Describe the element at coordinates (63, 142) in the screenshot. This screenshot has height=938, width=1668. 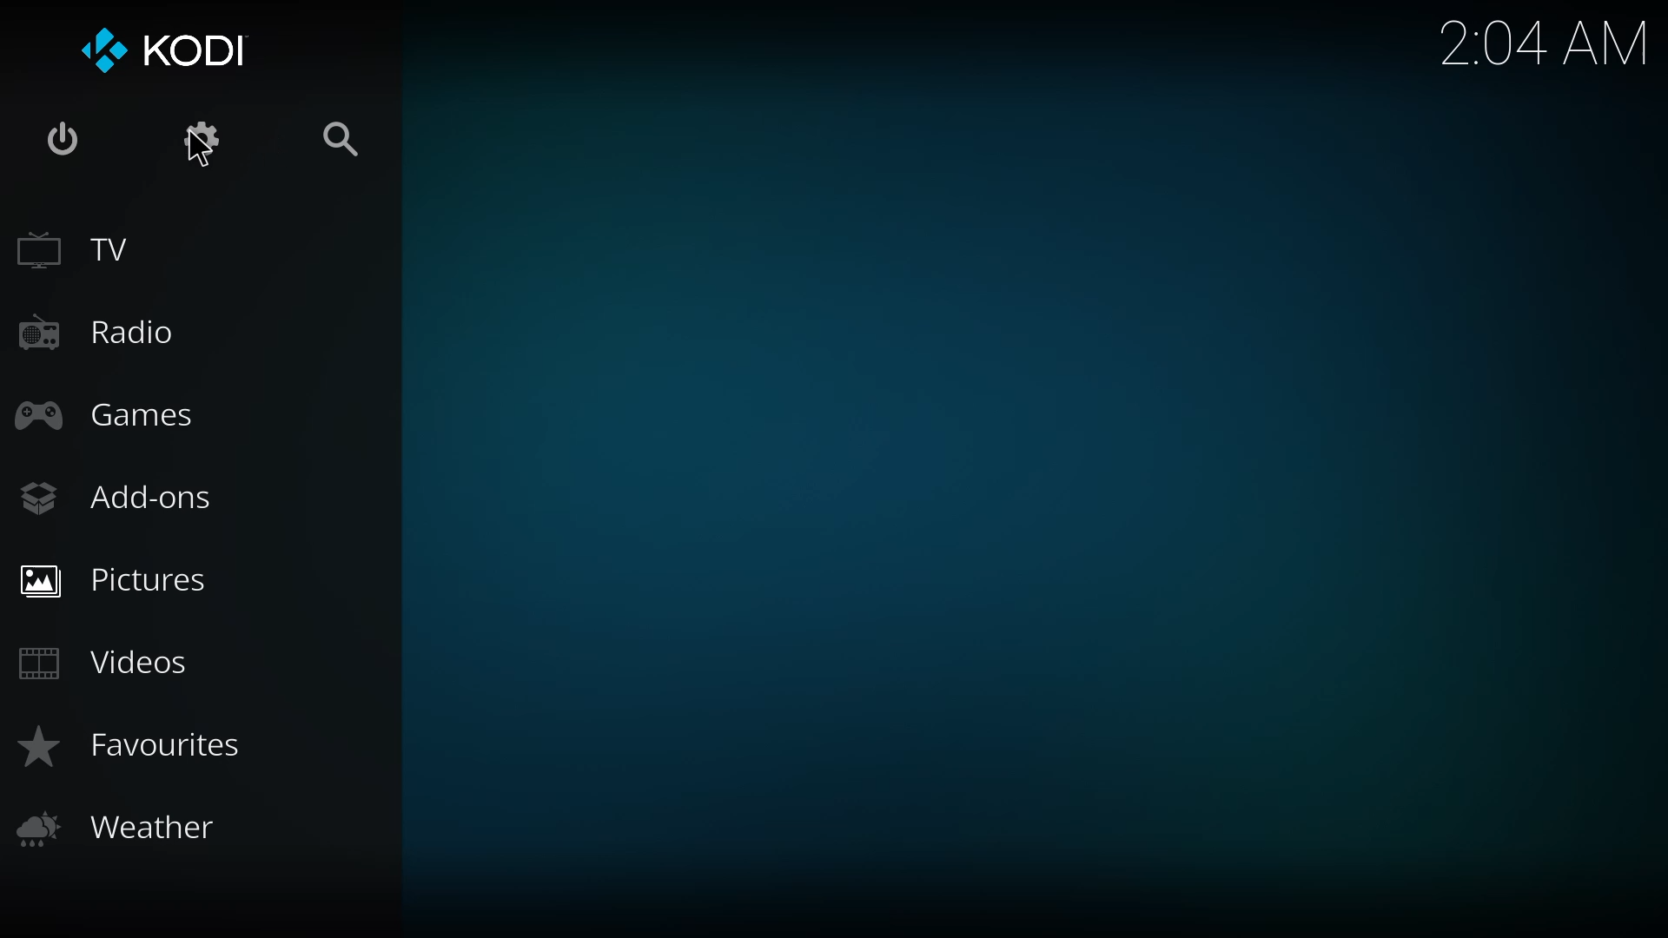
I see `power` at that location.